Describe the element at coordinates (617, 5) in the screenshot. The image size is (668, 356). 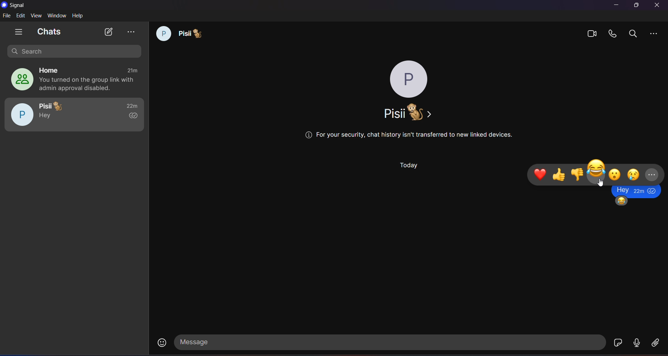
I see `minimize` at that location.